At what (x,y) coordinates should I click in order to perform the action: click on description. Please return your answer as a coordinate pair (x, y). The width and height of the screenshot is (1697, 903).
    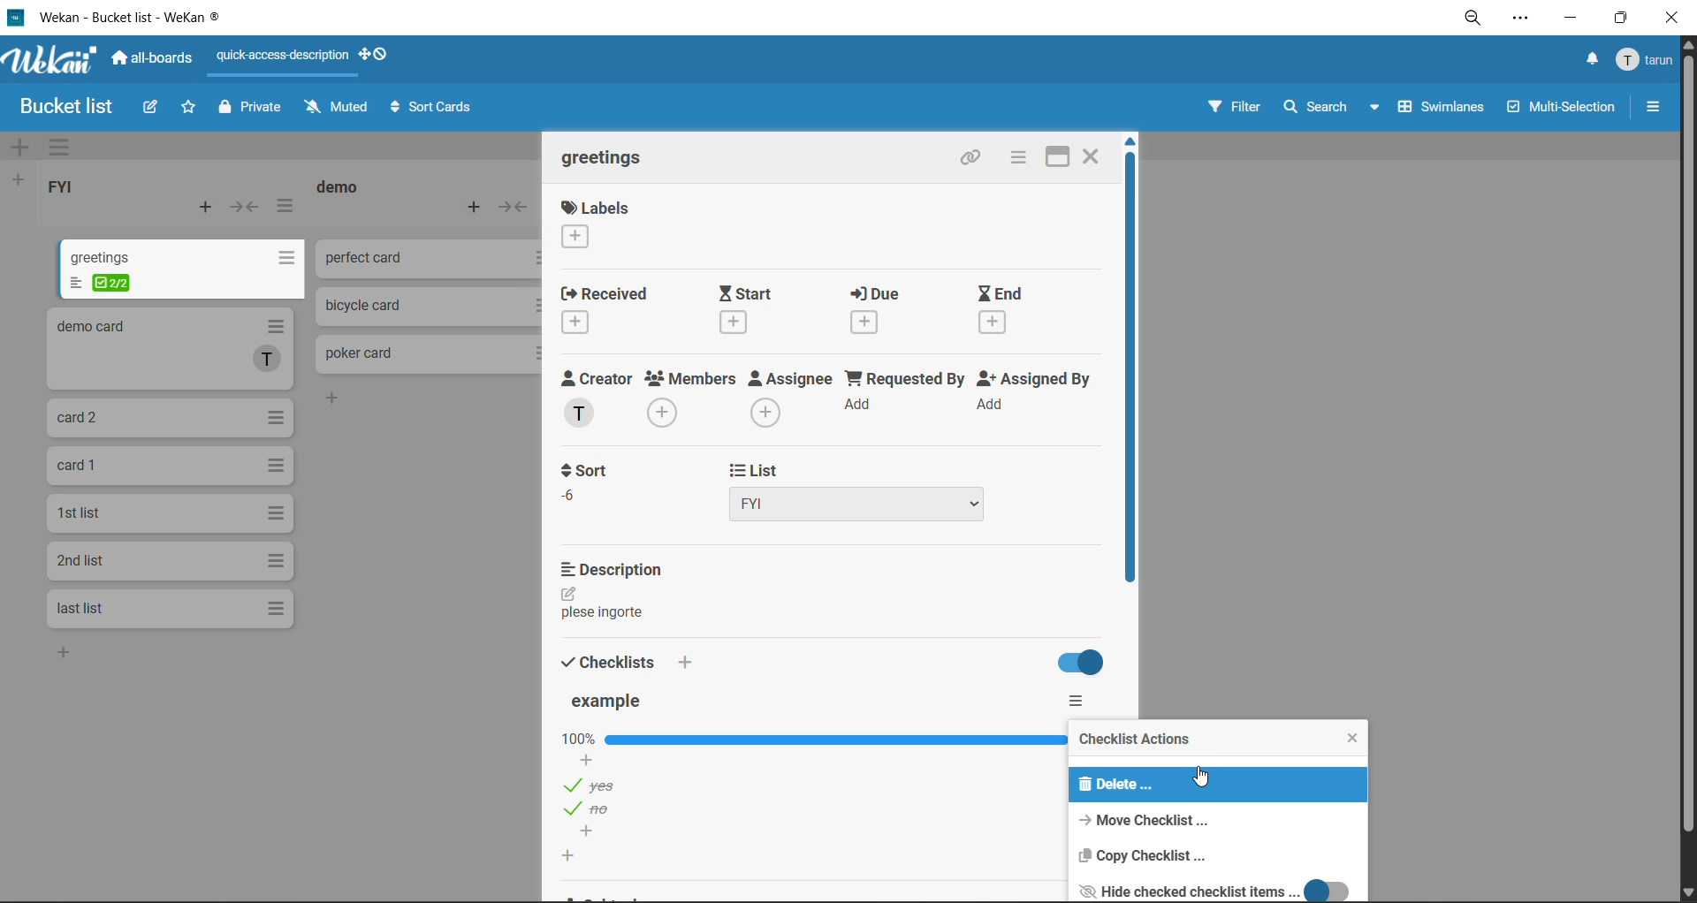
    Looking at the image, I should click on (618, 568).